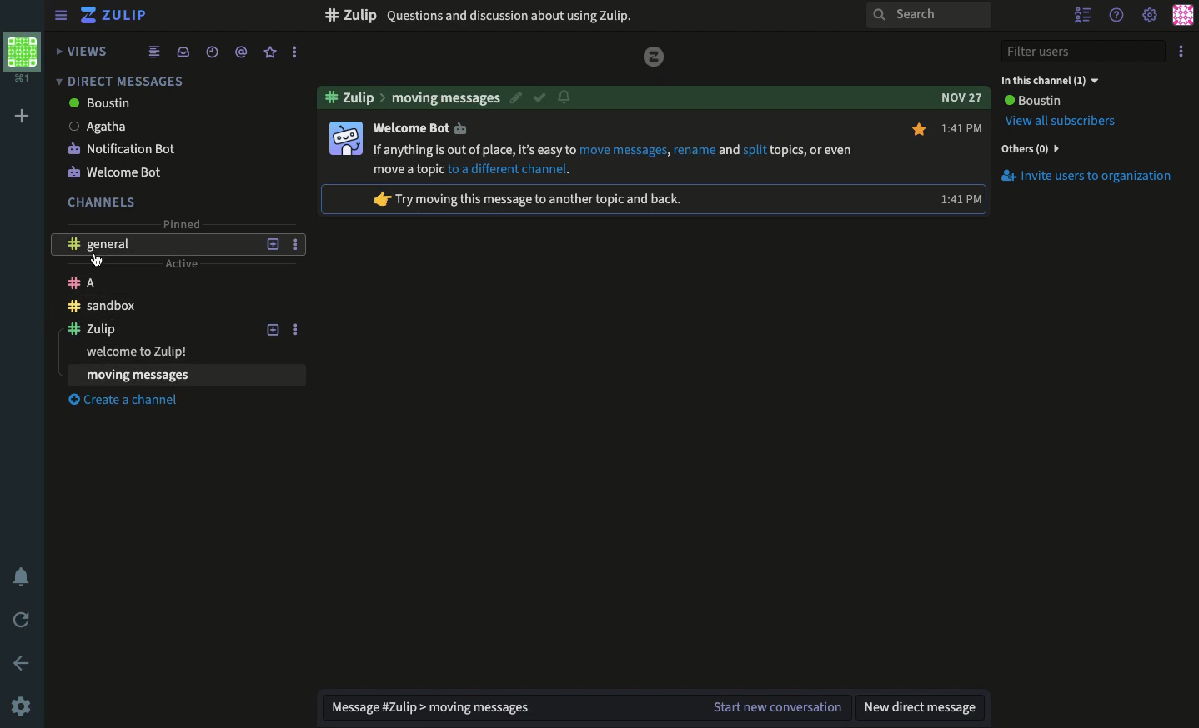  What do you see at coordinates (409, 169) in the screenshot?
I see `text` at bounding box center [409, 169].